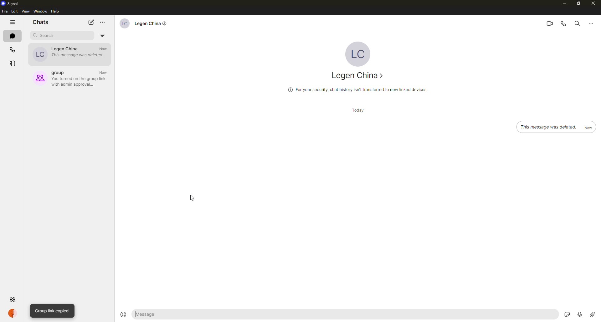  I want to click on signal, so click(12, 4).